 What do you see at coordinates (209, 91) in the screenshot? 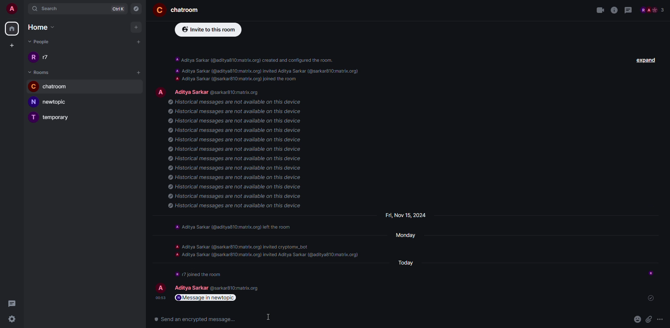
I see `A Aditya Sarkar @sarkar810:matrix.org` at bounding box center [209, 91].